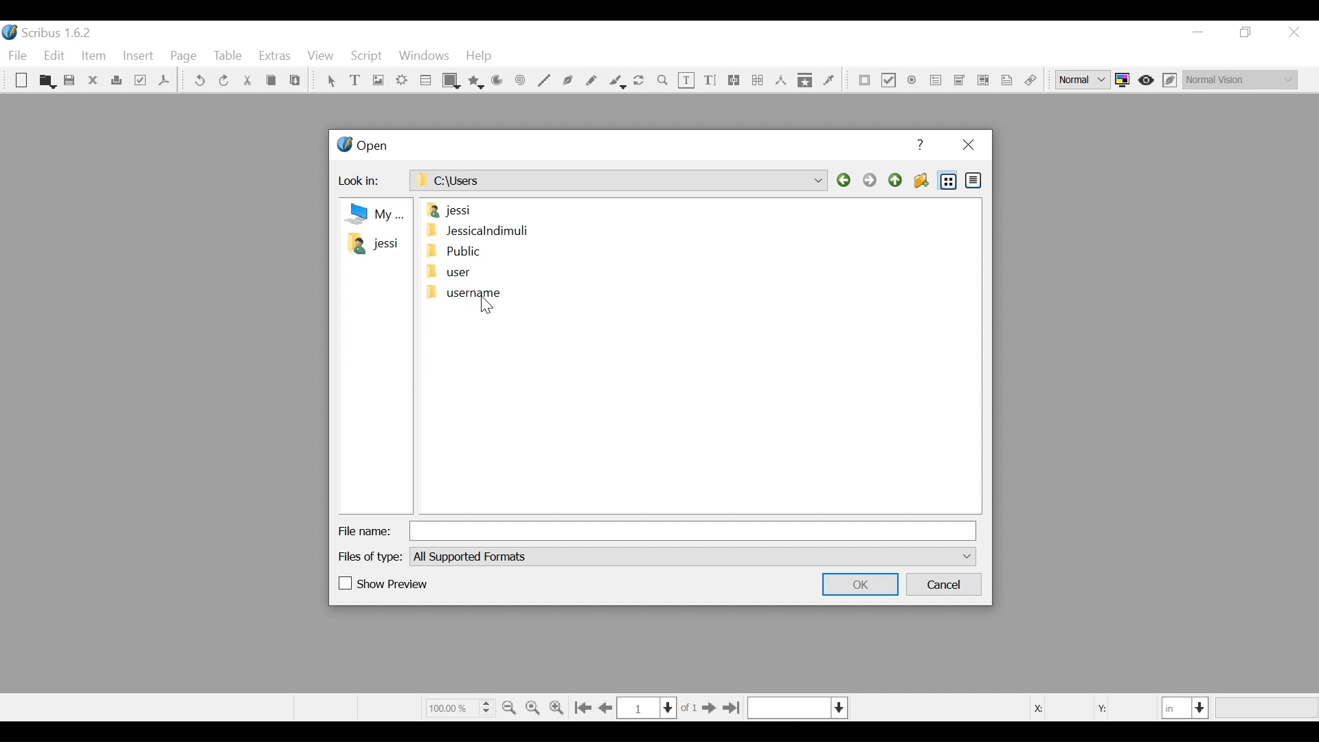 Image resolution: width=1319 pixels, height=742 pixels. What do you see at coordinates (1005, 81) in the screenshot?
I see `Text Annotation` at bounding box center [1005, 81].